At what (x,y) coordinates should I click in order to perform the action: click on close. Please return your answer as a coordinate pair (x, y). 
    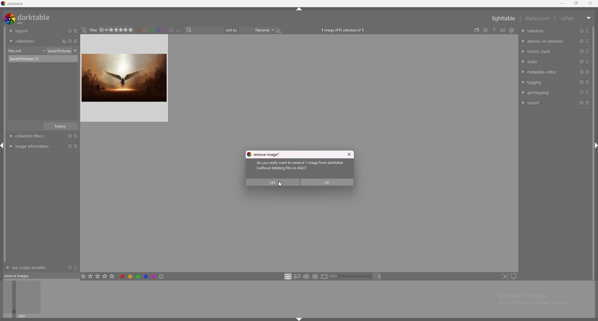
    Looking at the image, I should click on (349, 155).